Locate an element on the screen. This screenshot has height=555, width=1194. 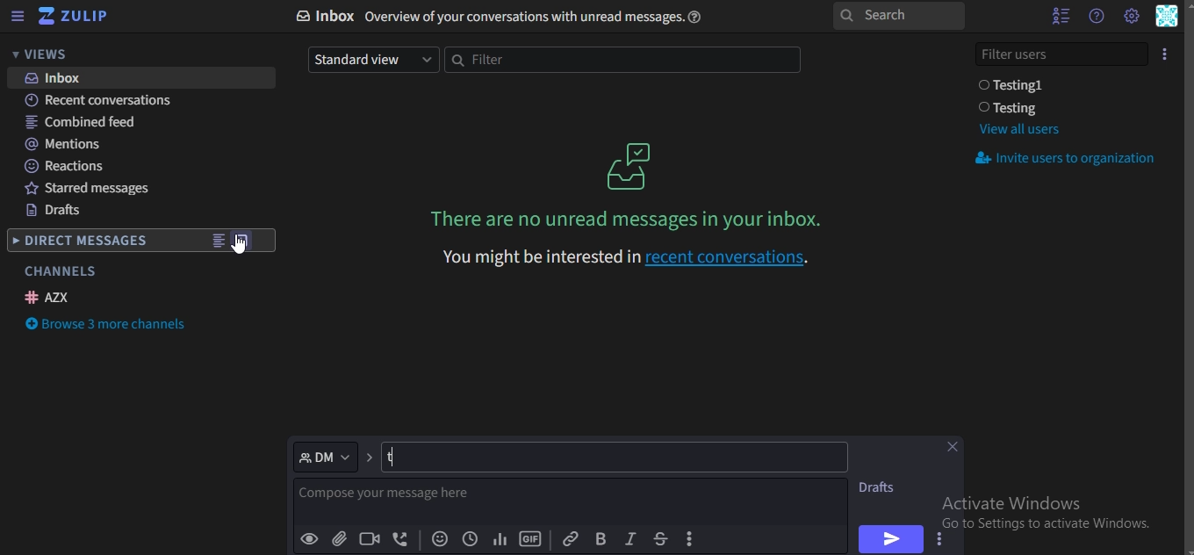
Add poll is located at coordinates (500, 540).